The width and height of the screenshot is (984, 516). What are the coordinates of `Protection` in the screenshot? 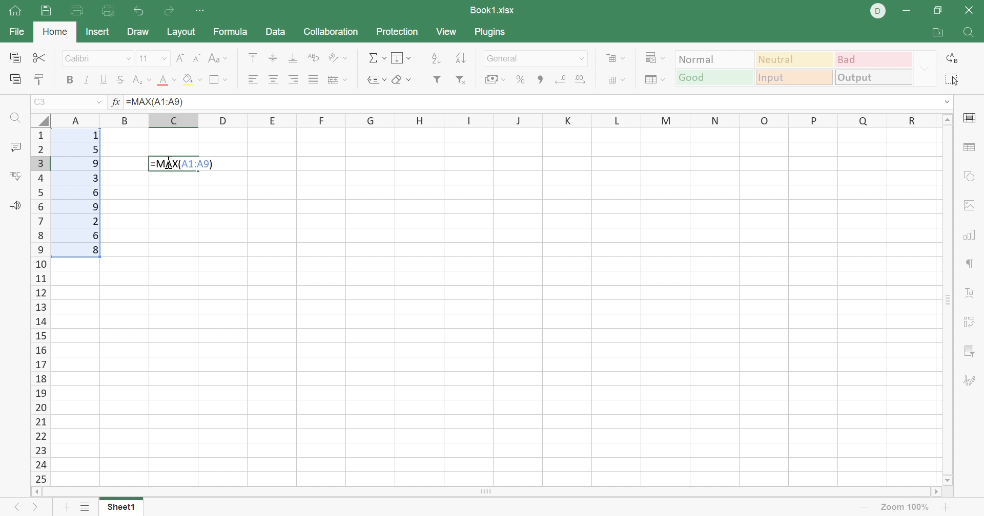 It's located at (399, 32).